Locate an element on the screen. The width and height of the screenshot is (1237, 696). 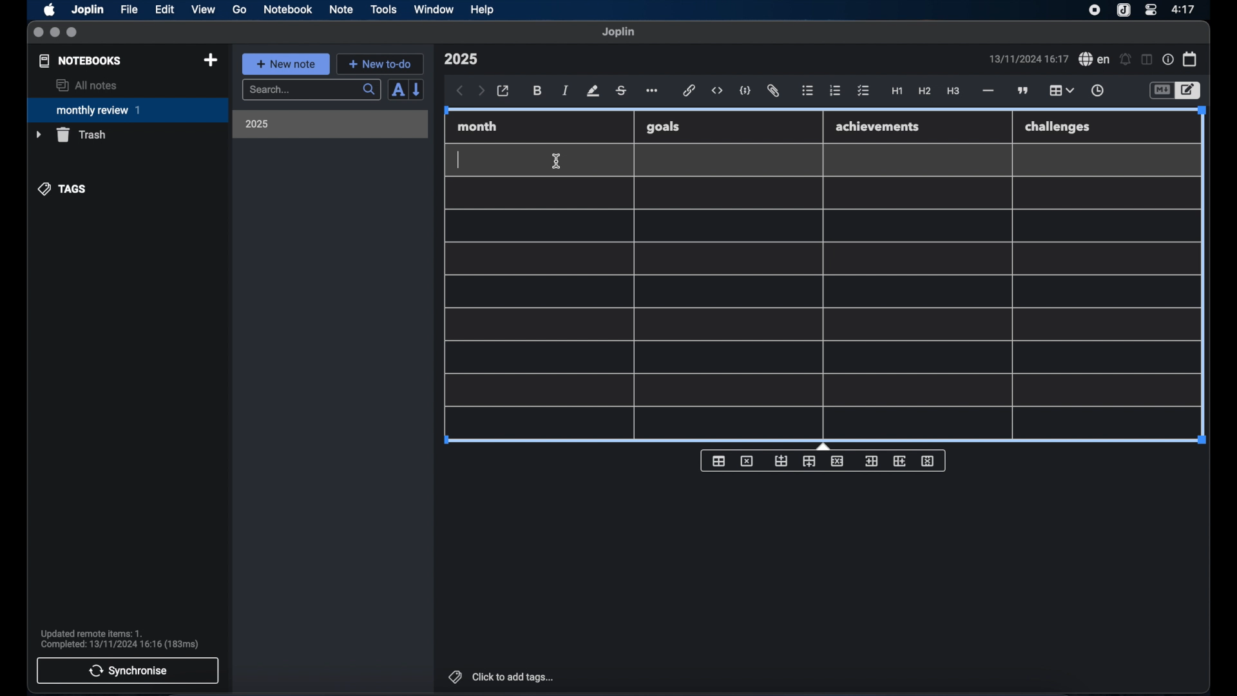
search bar is located at coordinates (311, 91).